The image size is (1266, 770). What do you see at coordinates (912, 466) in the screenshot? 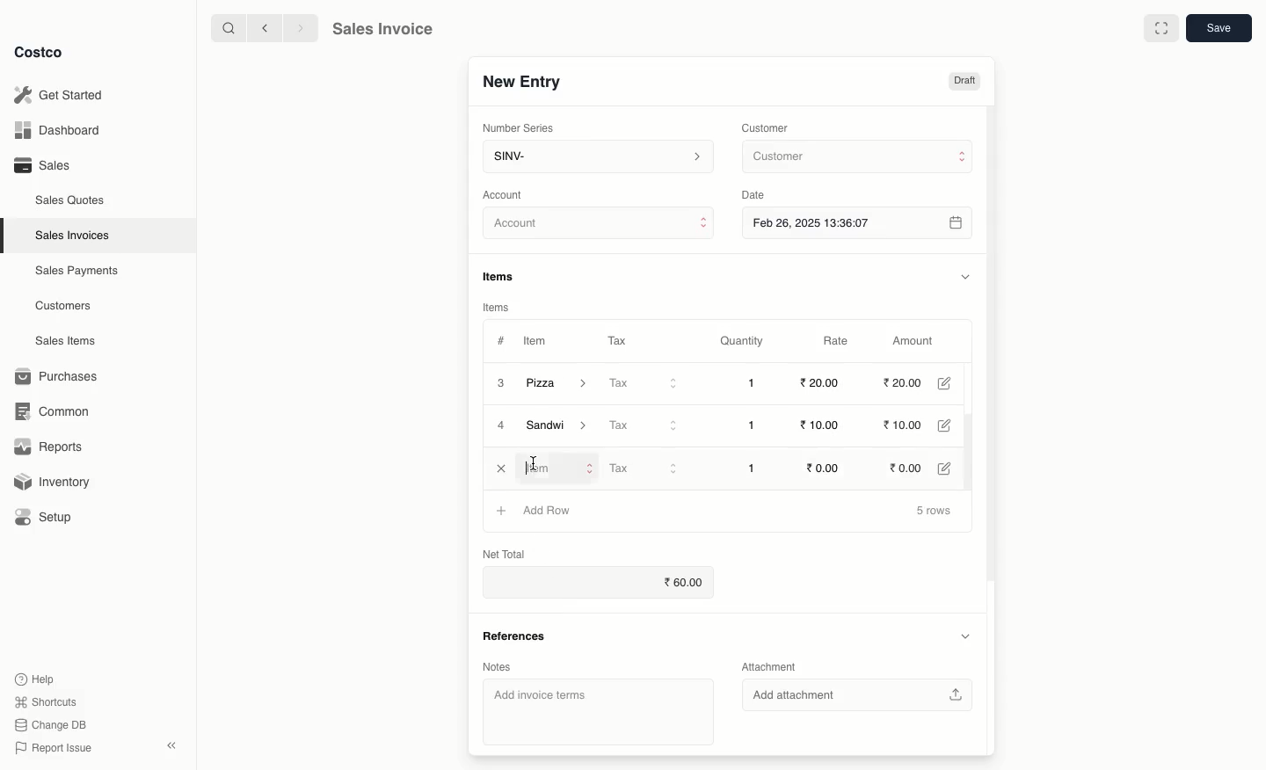
I see `0.00` at bounding box center [912, 466].